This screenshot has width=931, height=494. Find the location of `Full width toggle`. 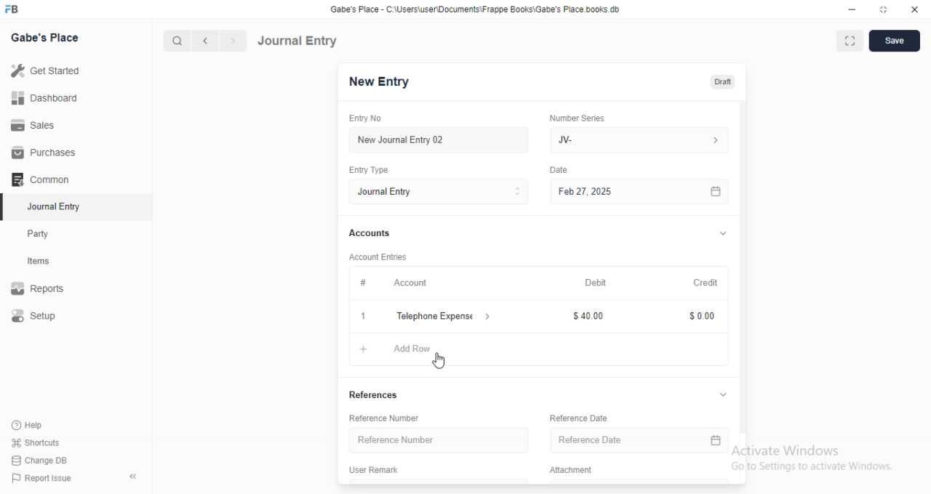

Full width toggle is located at coordinates (852, 41).